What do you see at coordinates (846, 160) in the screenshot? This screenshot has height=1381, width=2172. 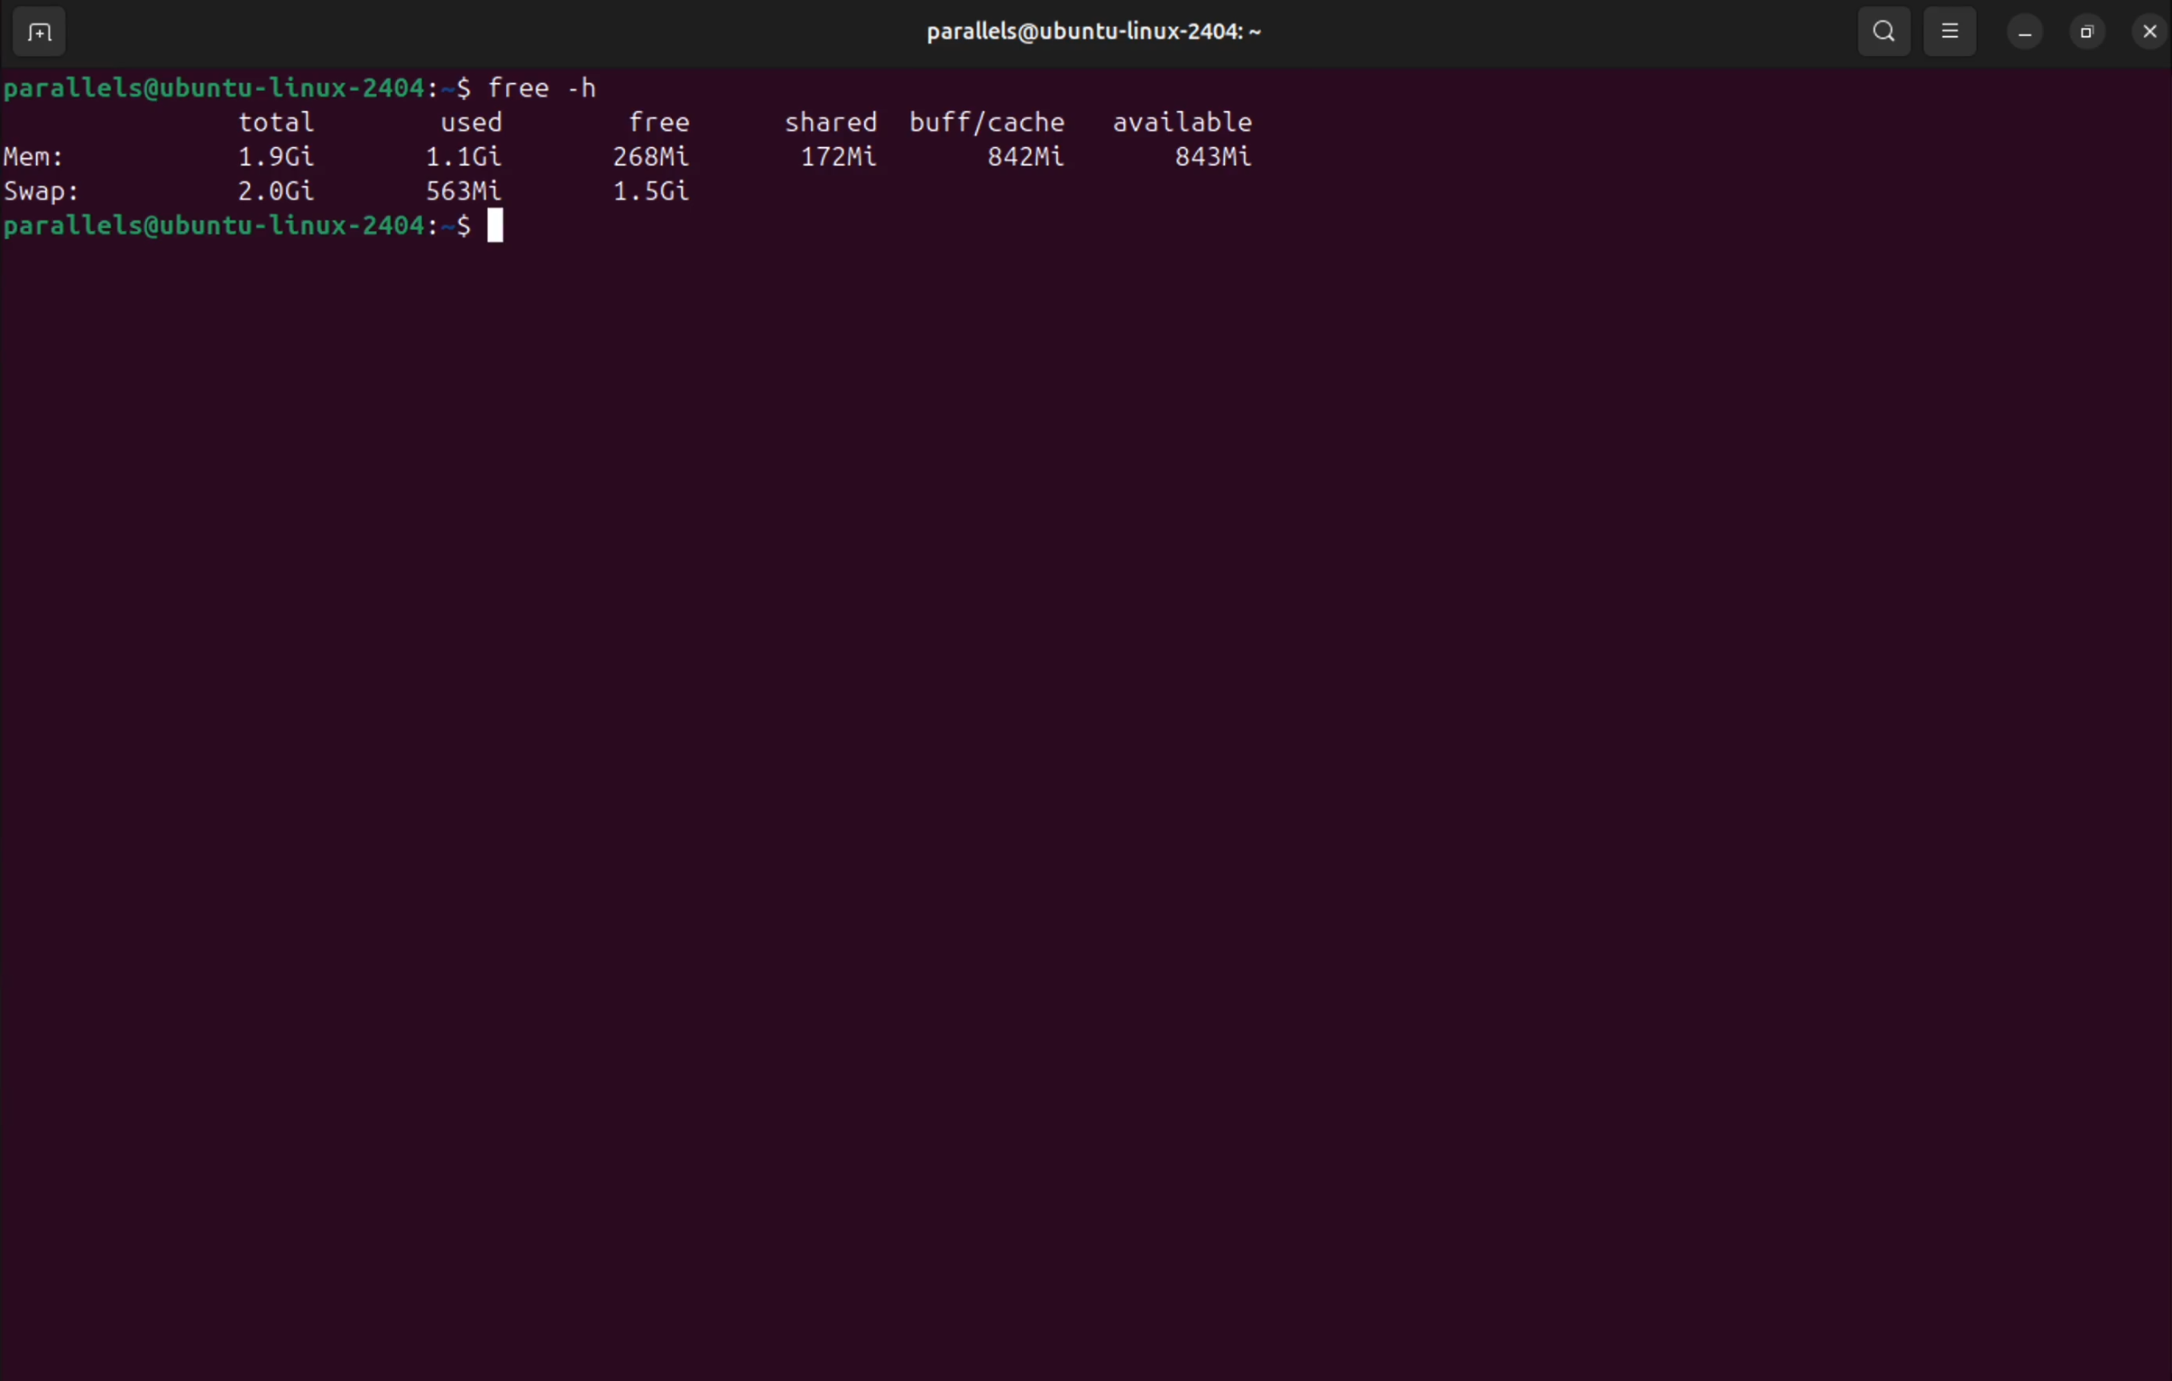 I see `172Mi` at bounding box center [846, 160].